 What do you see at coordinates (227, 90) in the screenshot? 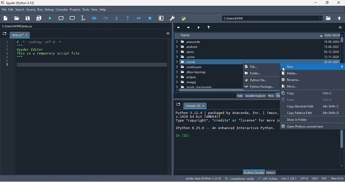
I see `horizontal scroll bar` at bounding box center [227, 90].